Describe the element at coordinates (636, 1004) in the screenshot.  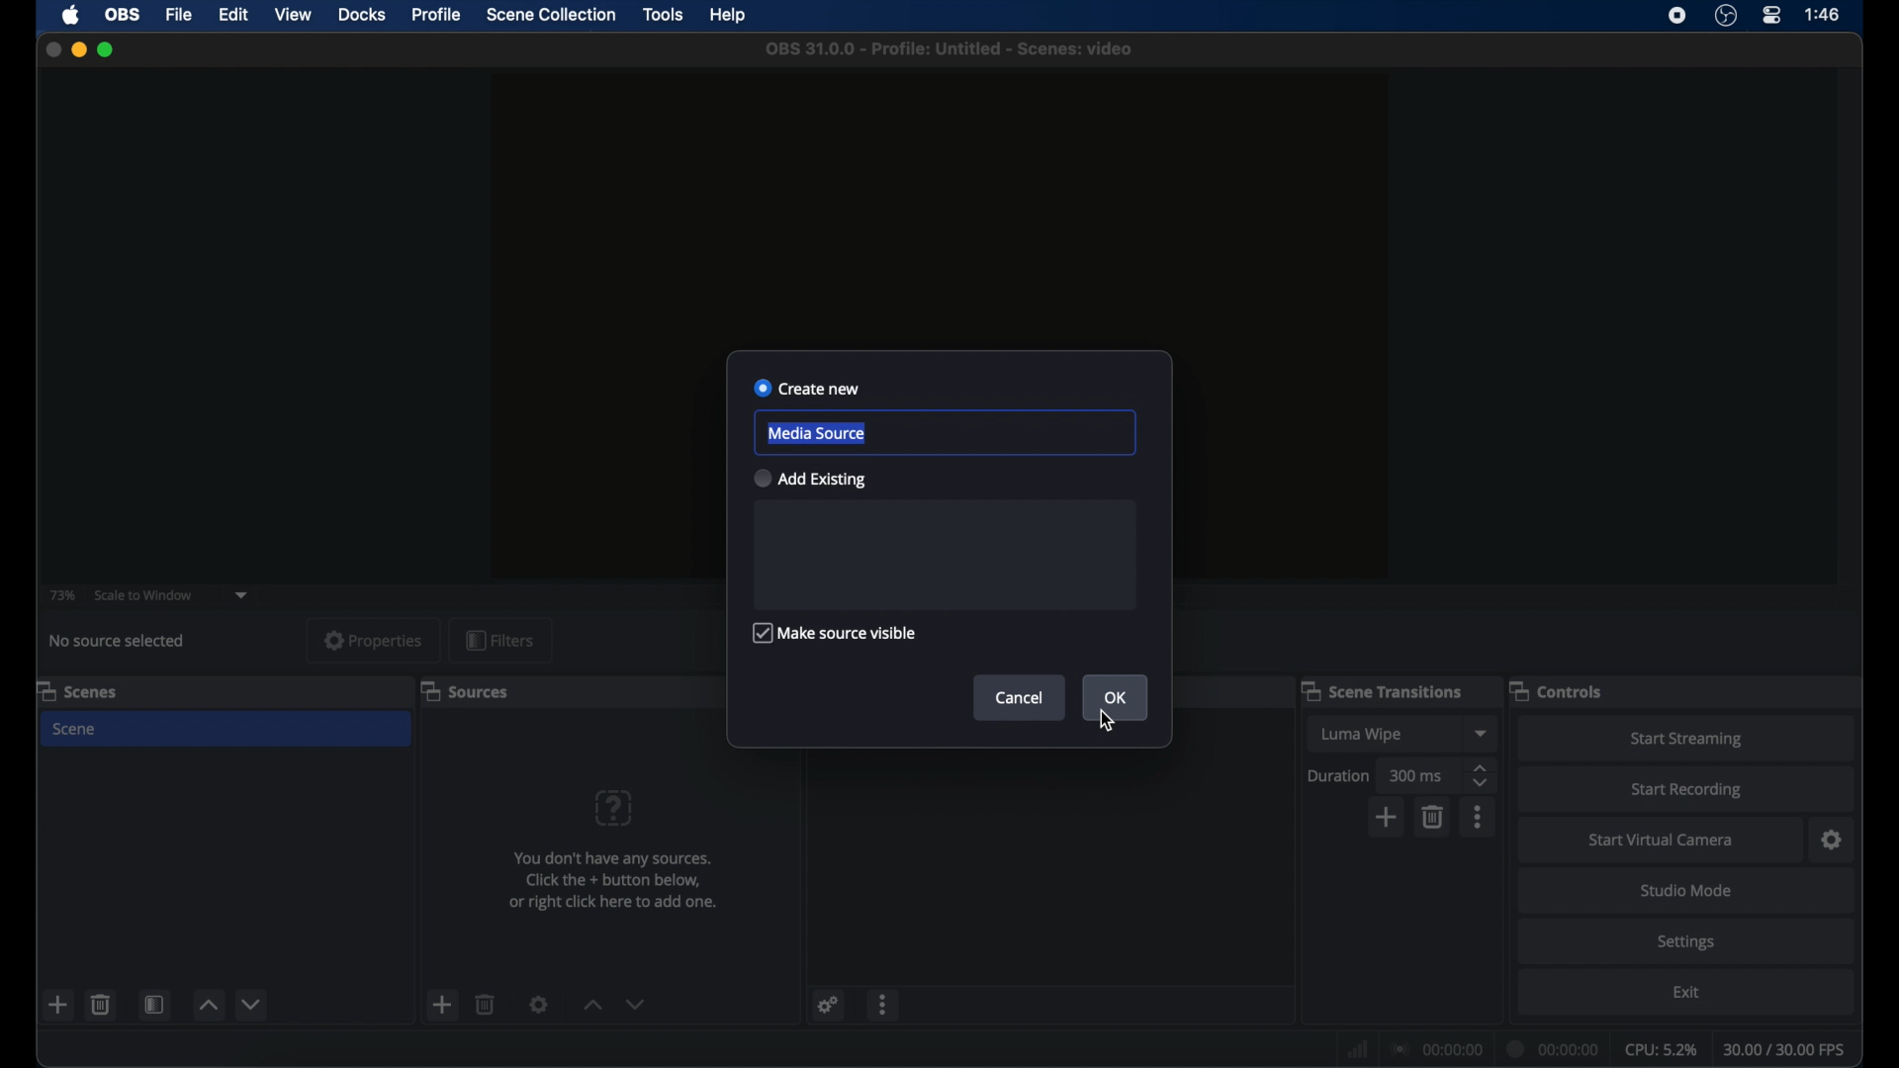
I see `decrement` at that location.